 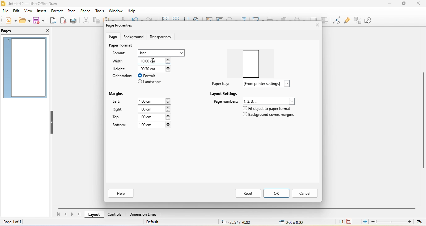 What do you see at coordinates (151, 76) in the screenshot?
I see `portrait` at bounding box center [151, 76].